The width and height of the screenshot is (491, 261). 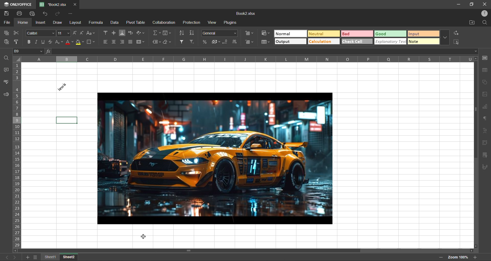 I want to click on italic, so click(x=35, y=42).